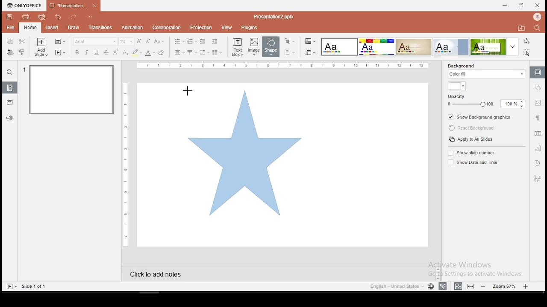  I want to click on click to add notes, so click(163, 273).